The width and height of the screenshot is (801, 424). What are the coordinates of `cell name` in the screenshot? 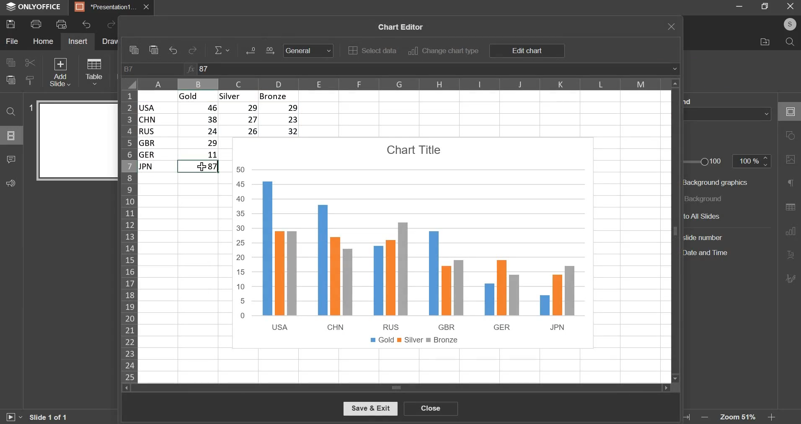 It's located at (153, 69).